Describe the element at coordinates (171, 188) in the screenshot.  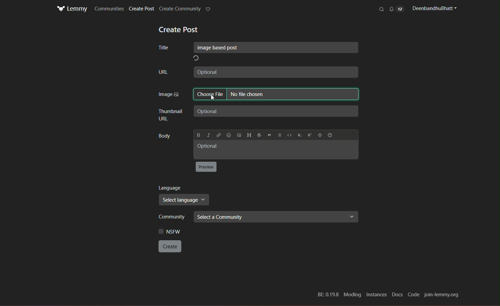
I see `language` at that location.